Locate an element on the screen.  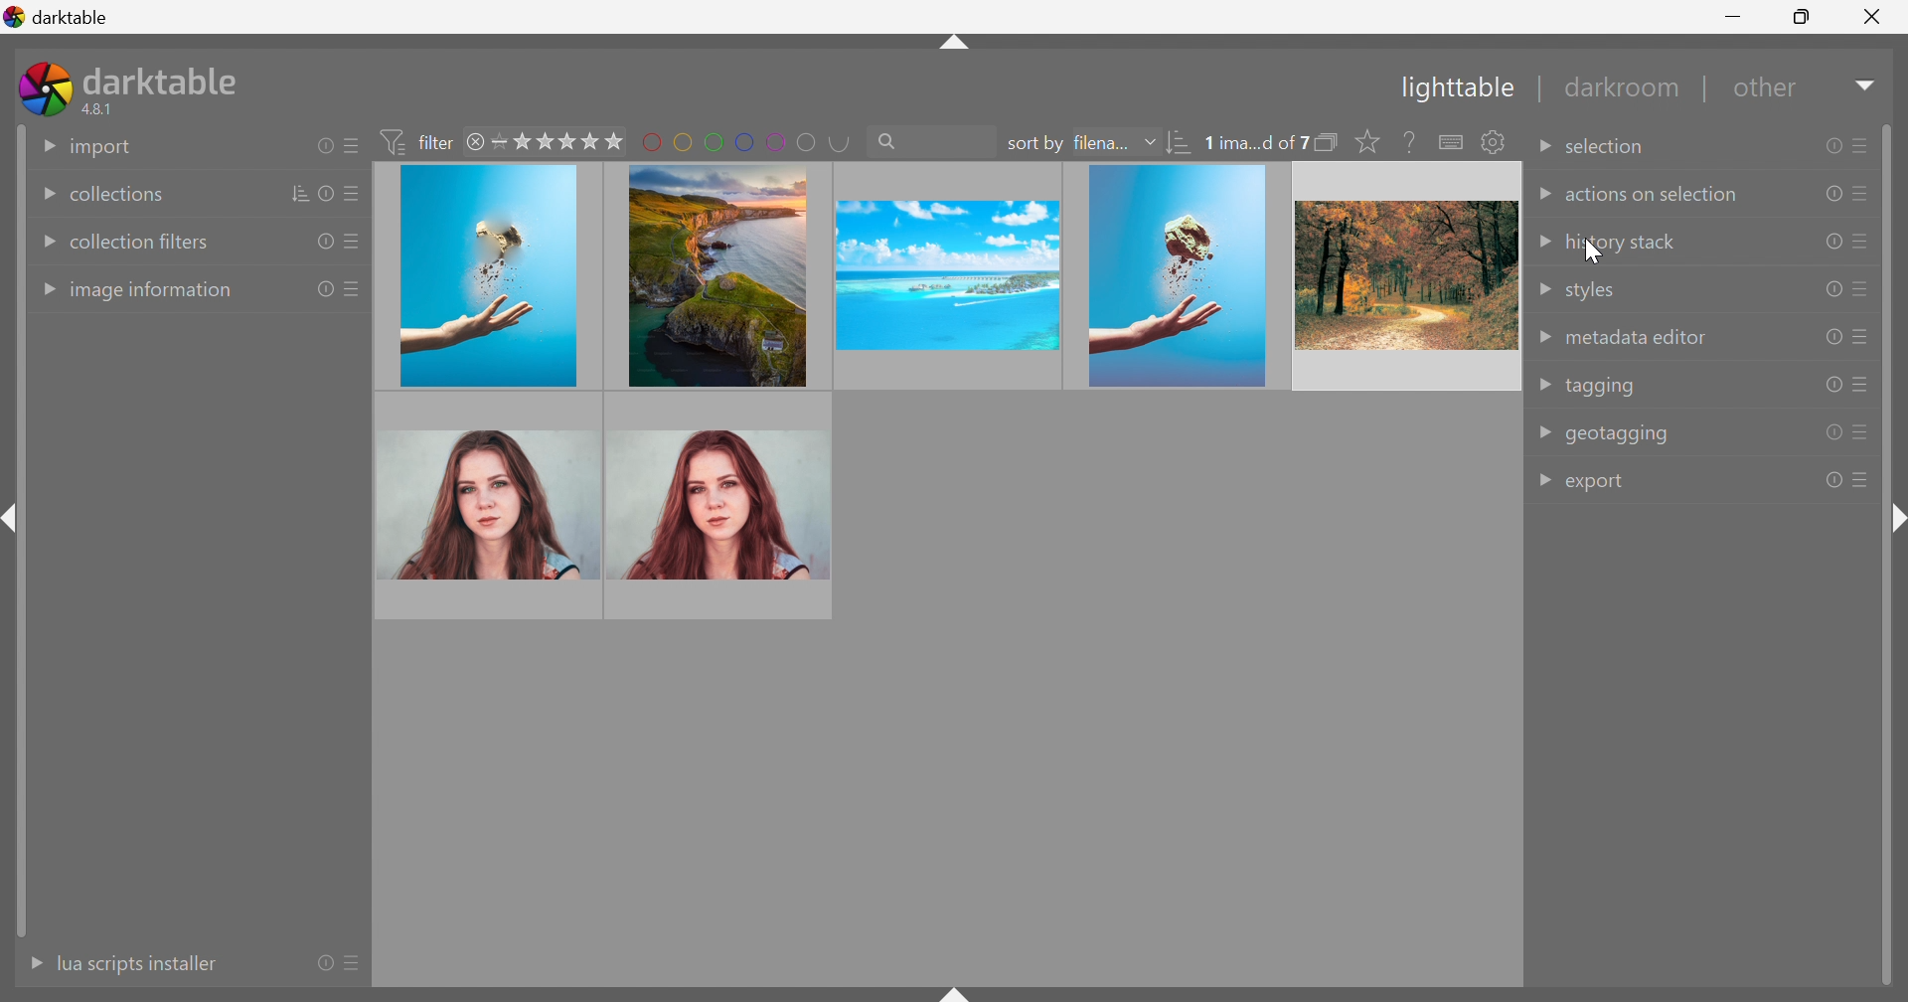
reset is located at coordinates (1831, 146).